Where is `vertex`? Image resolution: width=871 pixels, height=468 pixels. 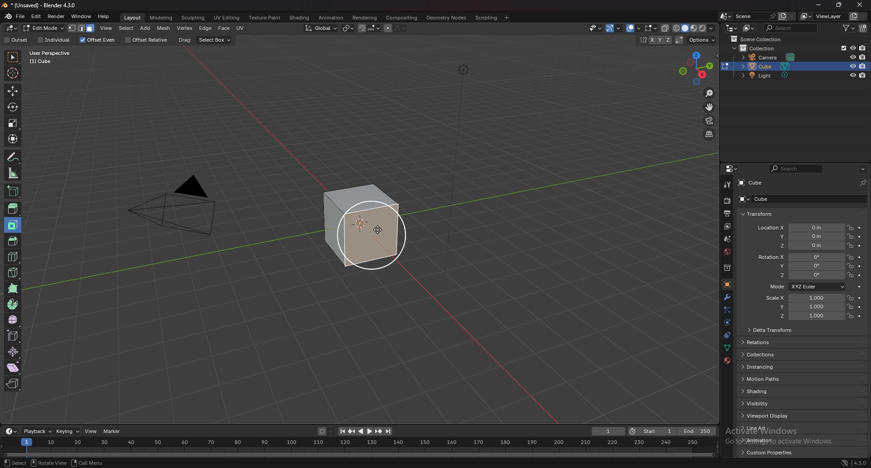 vertex is located at coordinates (184, 28).